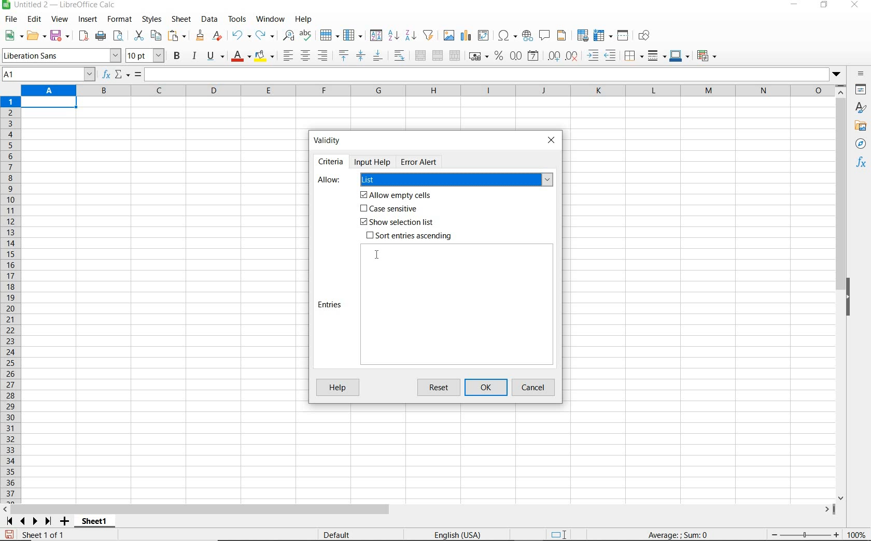 This screenshot has width=871, height=541. What do you see at coordinates (331, 305) in the screenshot?
I see `Entries` at bounding box center [331, 305].